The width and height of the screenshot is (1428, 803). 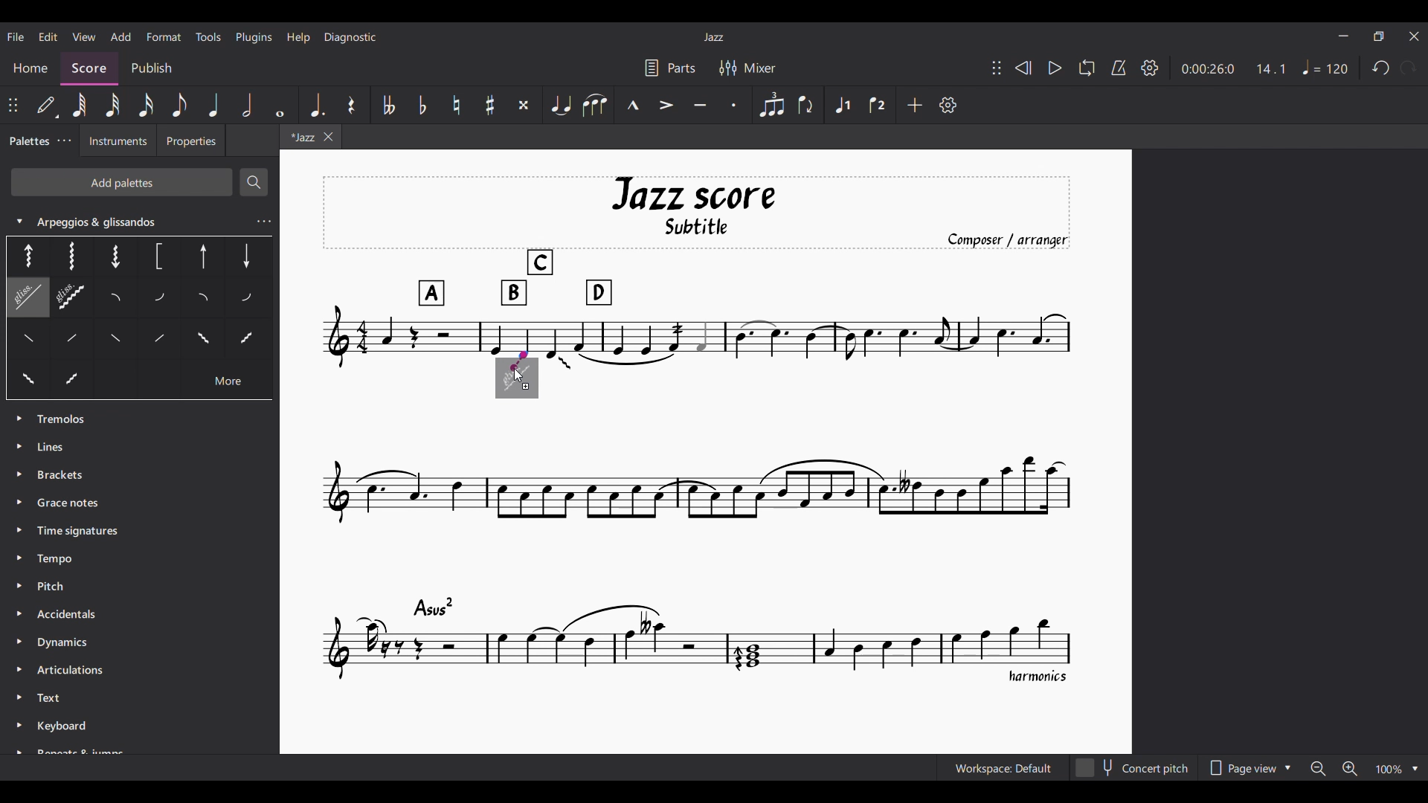 I want to click on Marcato, so click(x=632, y=105).